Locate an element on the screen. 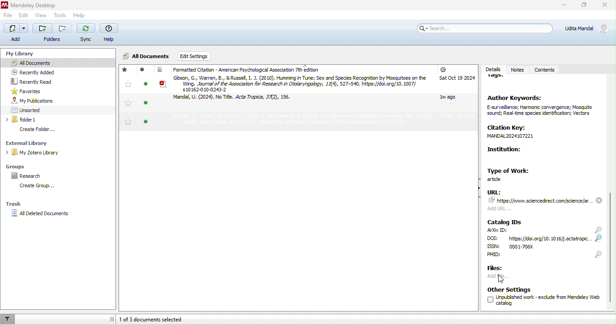 Image resolution: width=616 pixels, height=325 pixels. recently read is located at coordinates (41, 82).